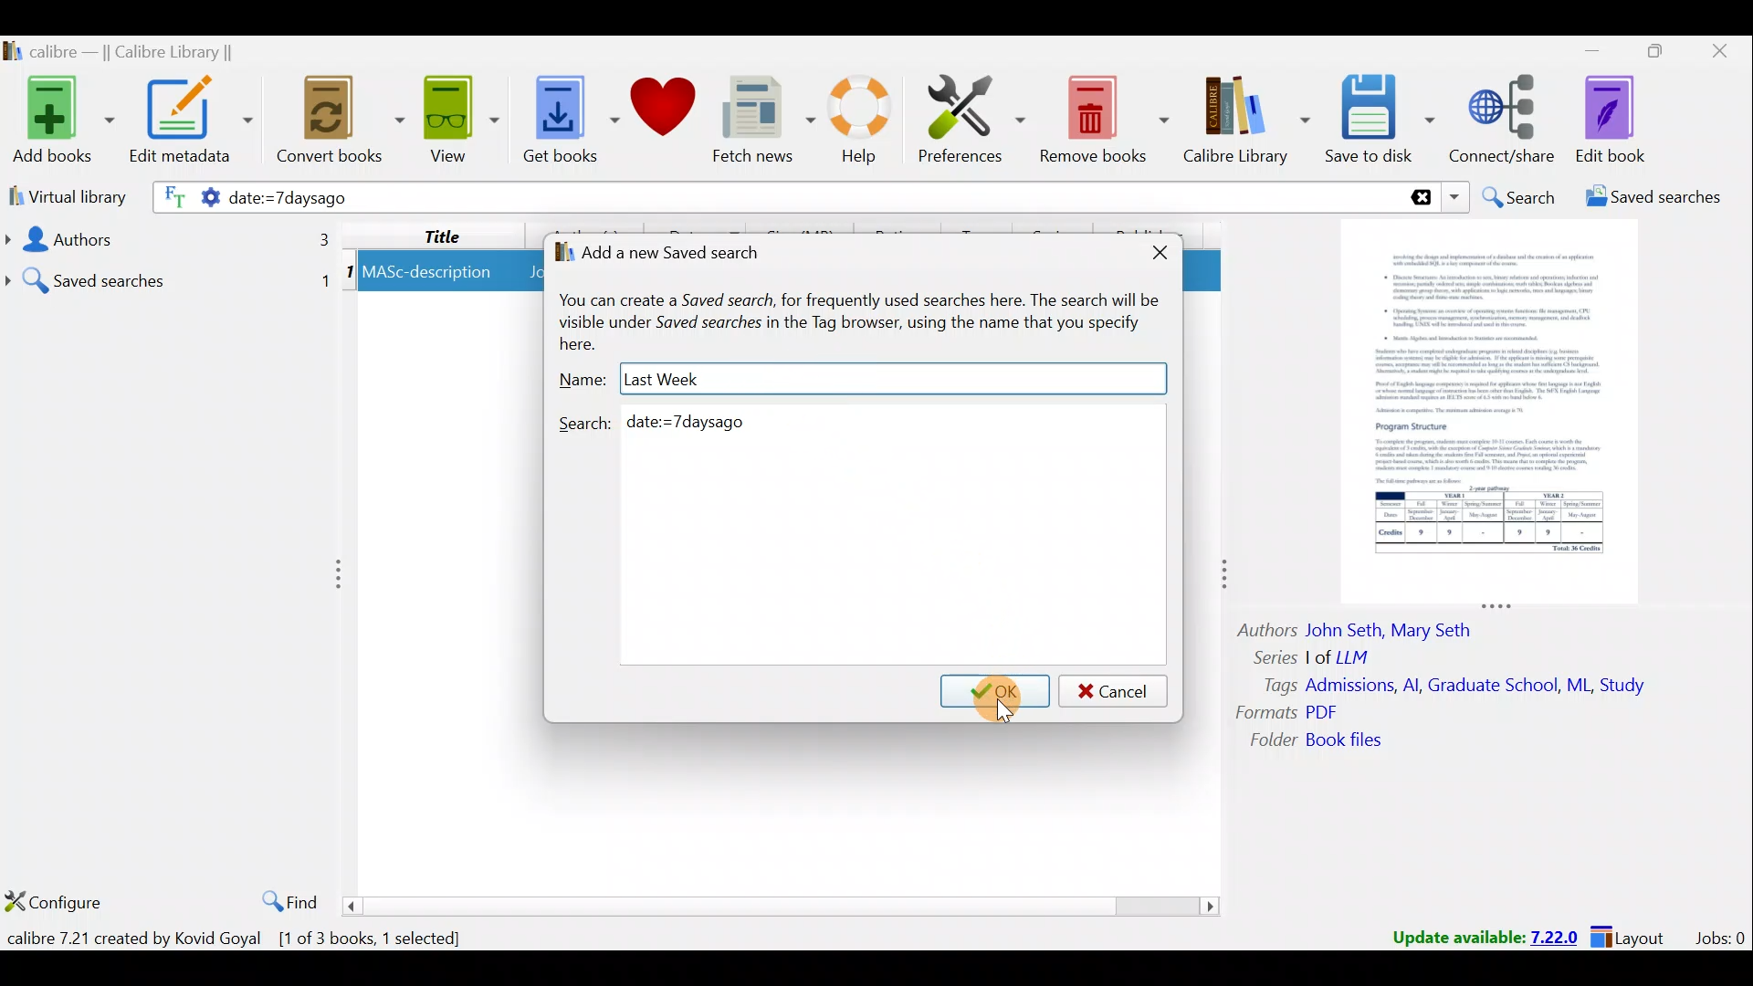  I want to click on Folder book files, so click(1330, 741).